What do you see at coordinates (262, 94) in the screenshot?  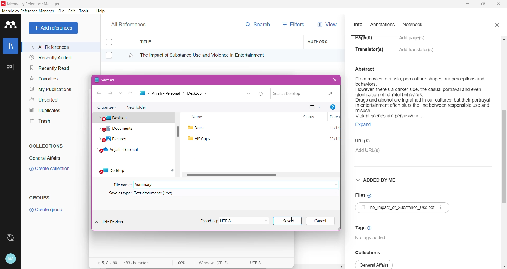 I see `Reload current folder` at bounding box center [262, 94].